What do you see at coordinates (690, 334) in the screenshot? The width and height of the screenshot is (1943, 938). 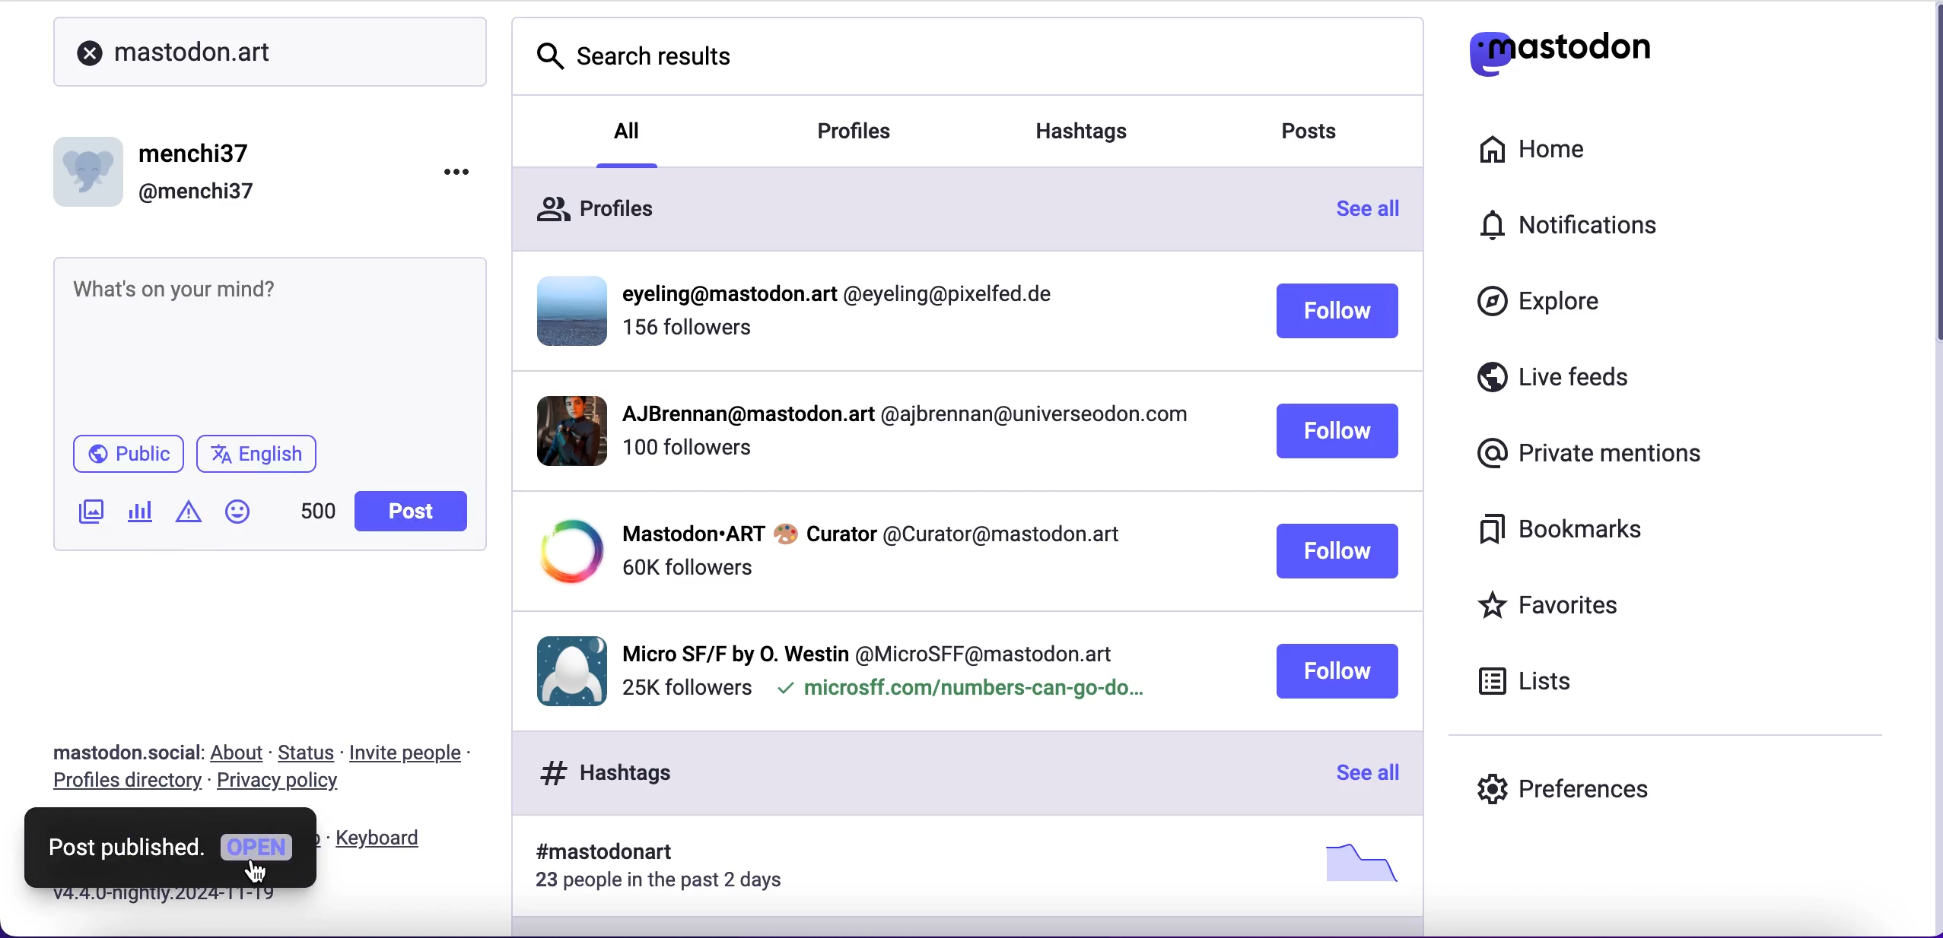 I see `followers` at bounding box center [690, 334].